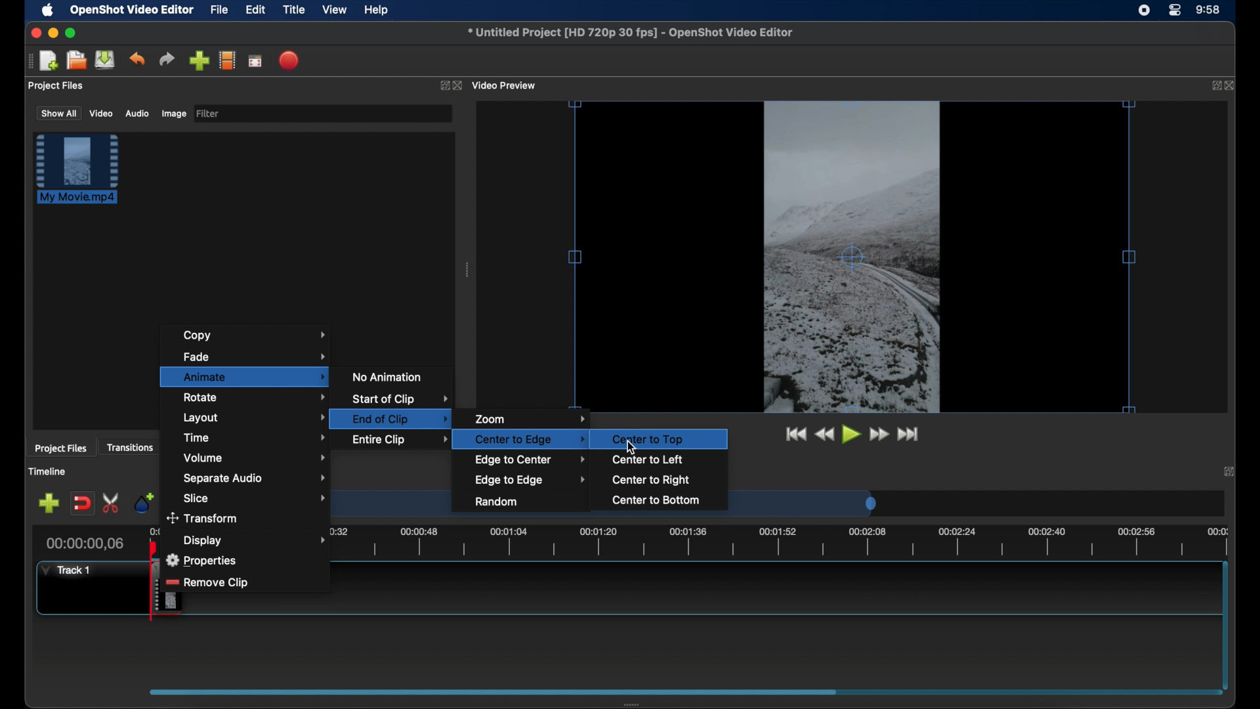  Describe the element at coordinates (469, 270) in the screenshot. I see `drag handle` at that location.